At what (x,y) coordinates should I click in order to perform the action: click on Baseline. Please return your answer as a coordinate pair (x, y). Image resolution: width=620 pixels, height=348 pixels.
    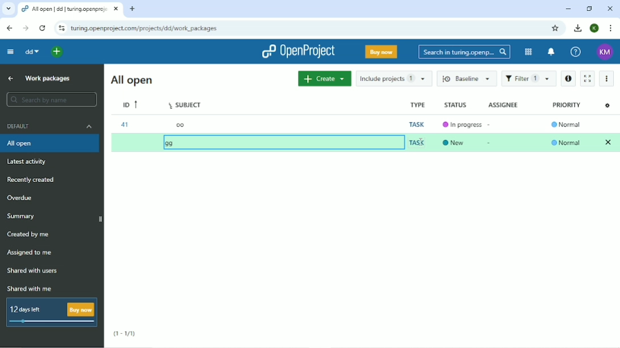
    Looking at the image, I should click on (467, 79).